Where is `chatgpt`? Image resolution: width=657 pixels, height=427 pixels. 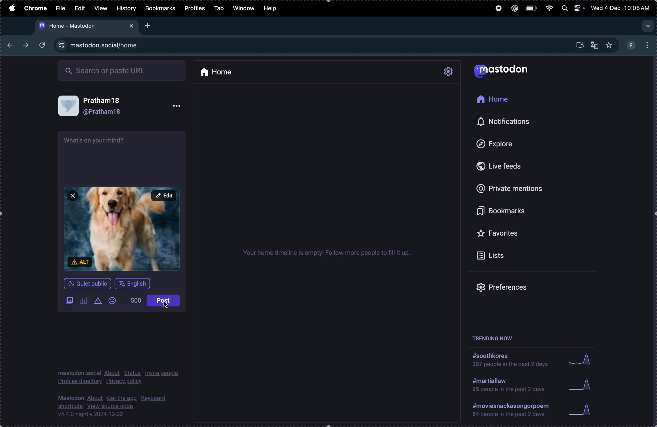
chatgpt is located at coordinates (512, 8).